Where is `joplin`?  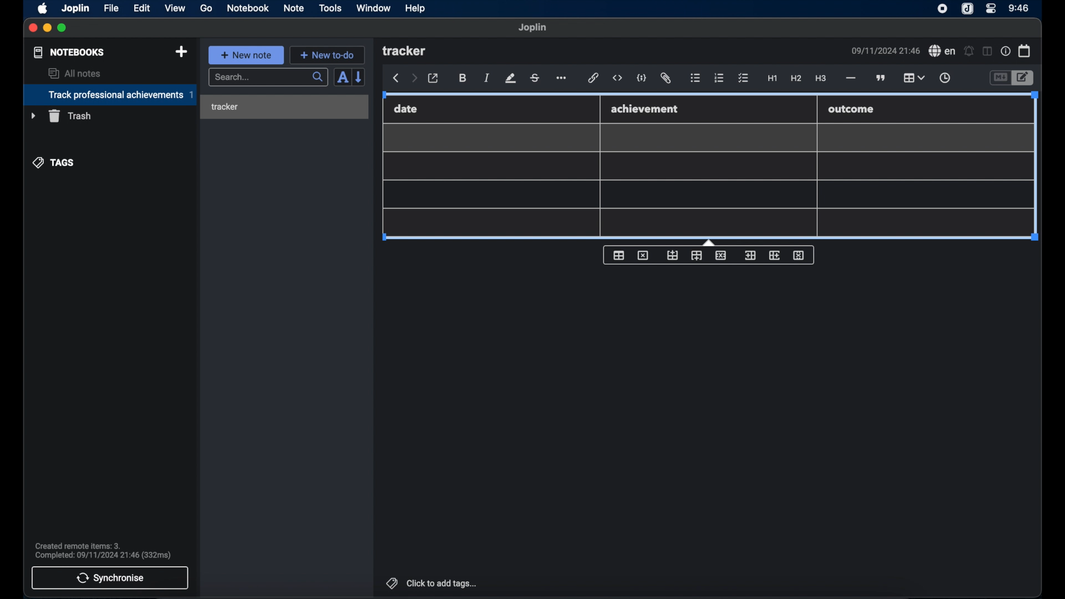
joplin is located at coordinates (533, 28).